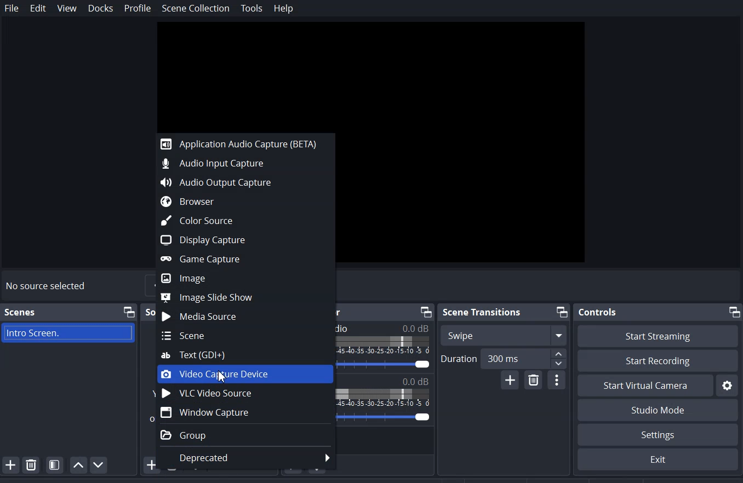 The image size is (743, 483). Describe the element at coordinates (20, 312) in the screenshot. I see `Scene` at that location.